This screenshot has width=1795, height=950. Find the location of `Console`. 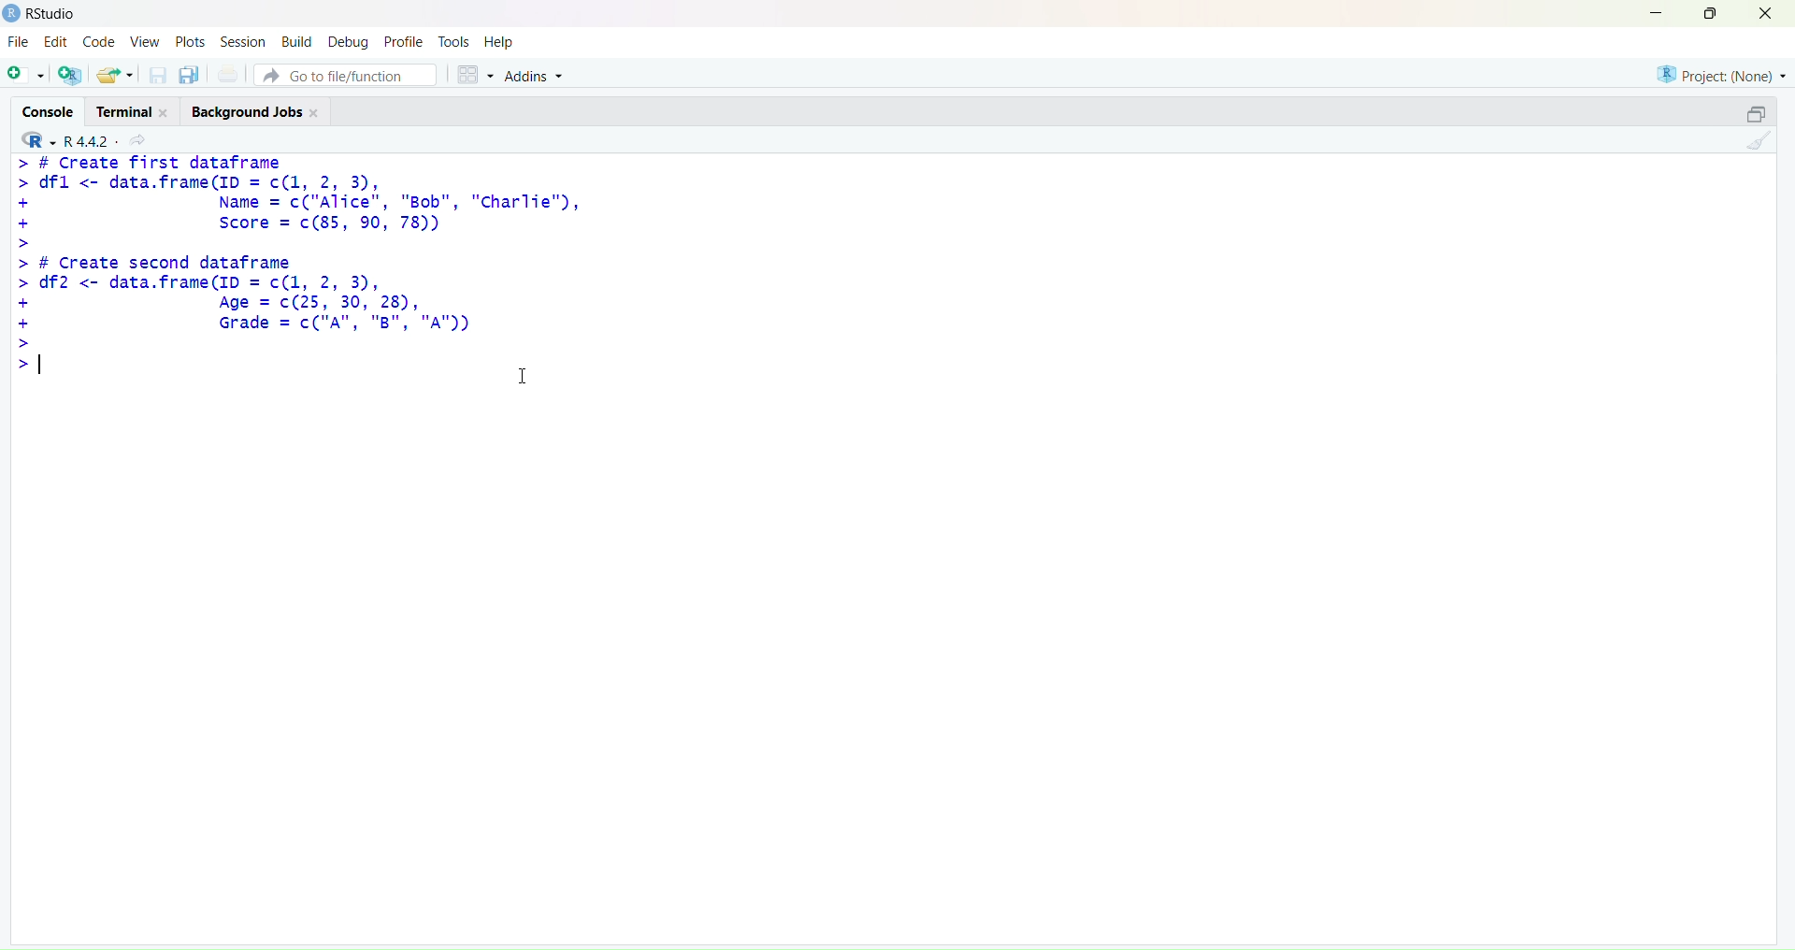

Console is located at coordinates (49, 110).